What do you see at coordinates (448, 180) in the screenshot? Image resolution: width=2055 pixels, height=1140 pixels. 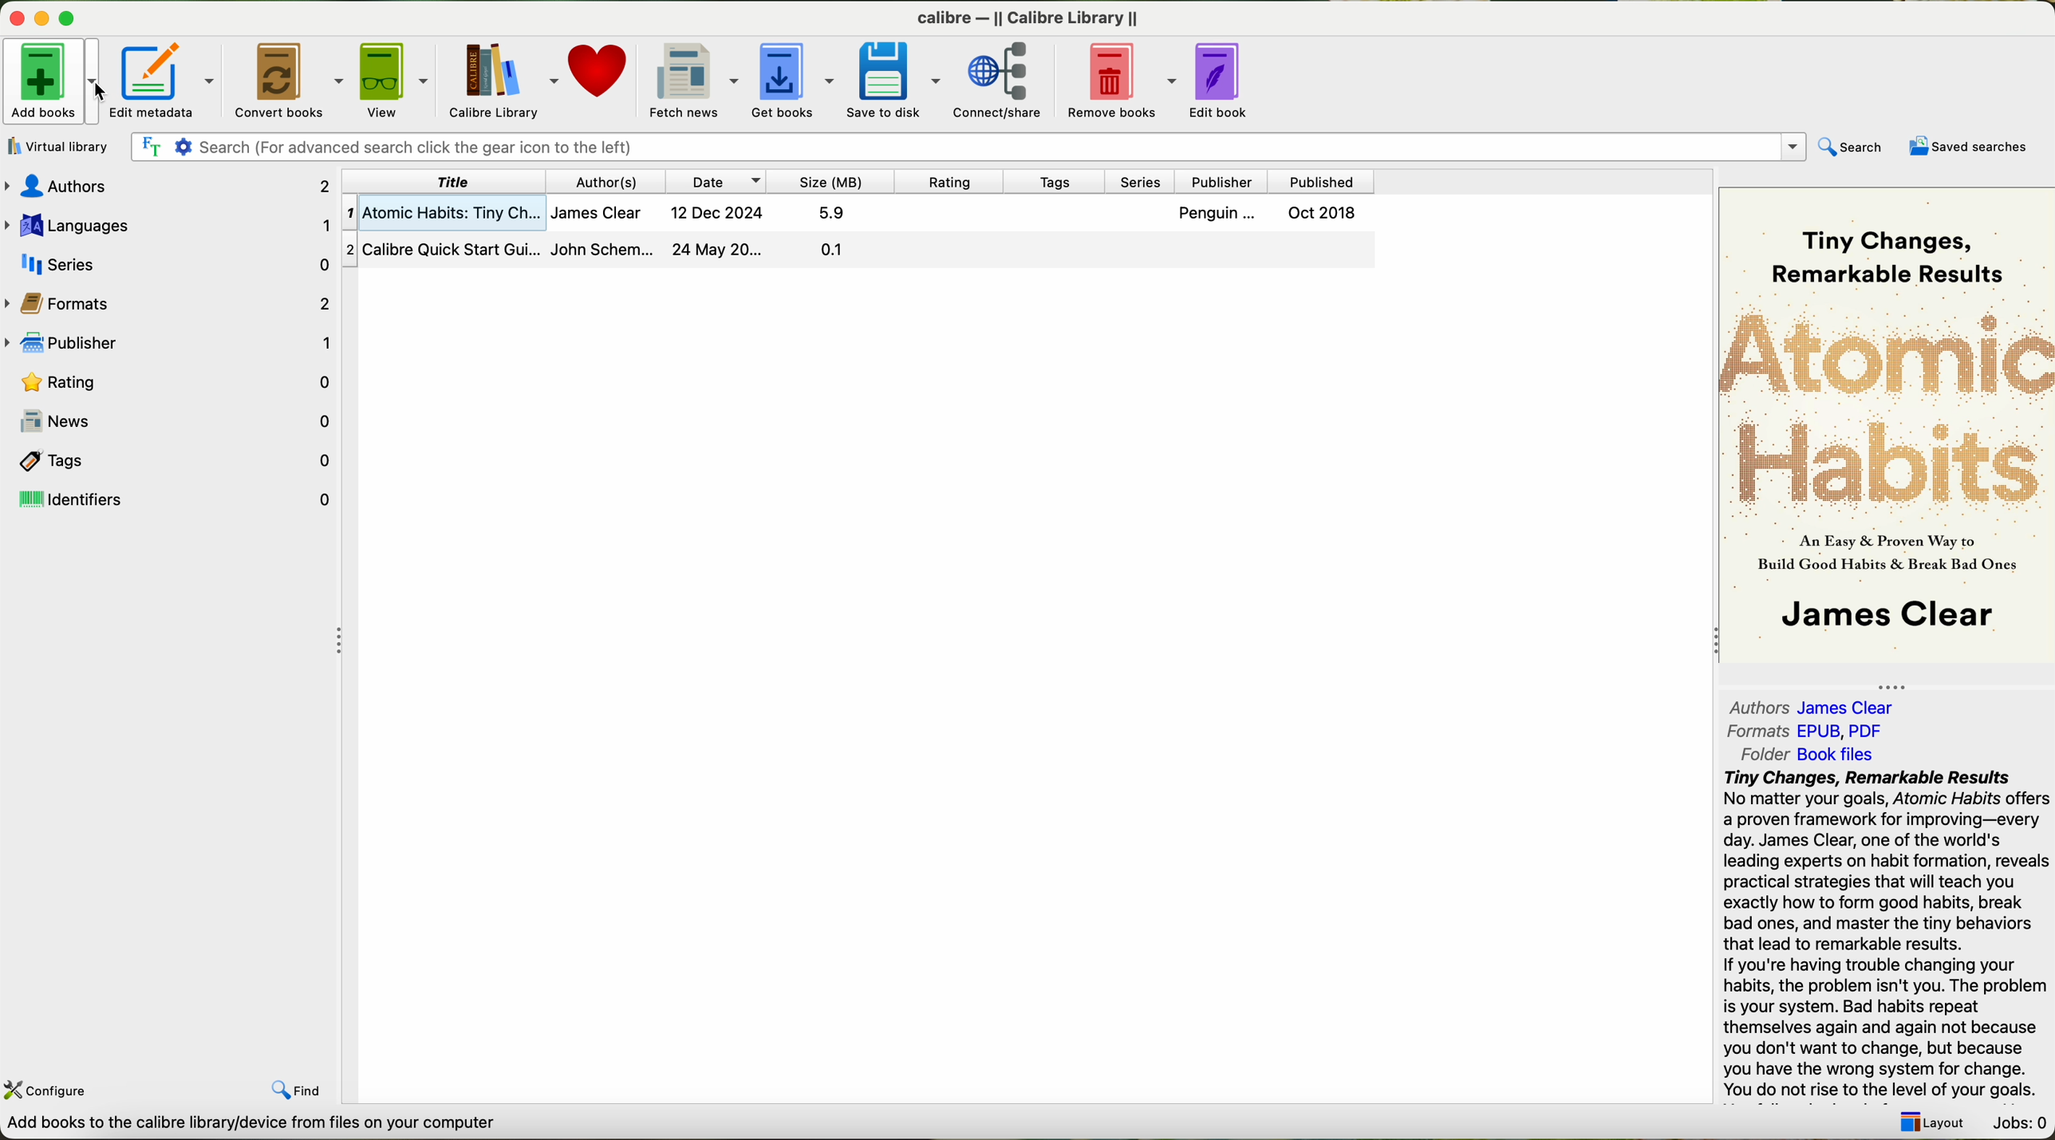 I see `title` at bounding box center [448, 180].